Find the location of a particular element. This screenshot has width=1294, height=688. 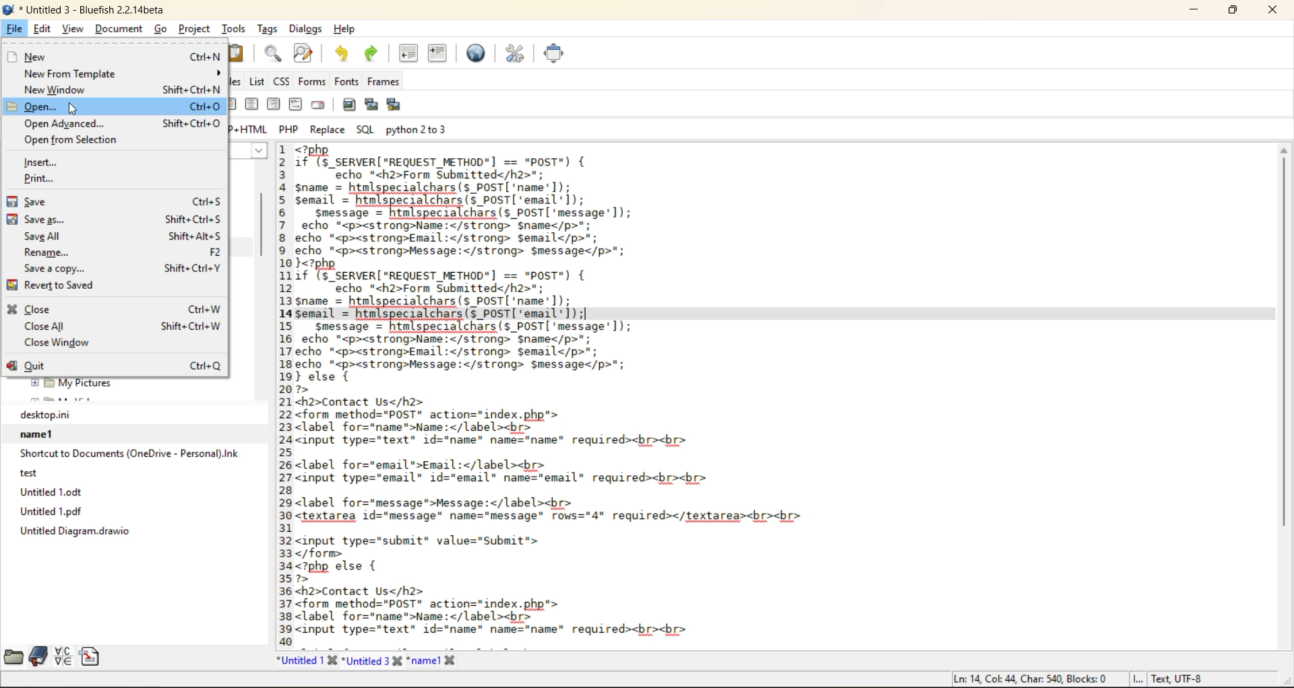

php + html is located at coordinates (251, 131).